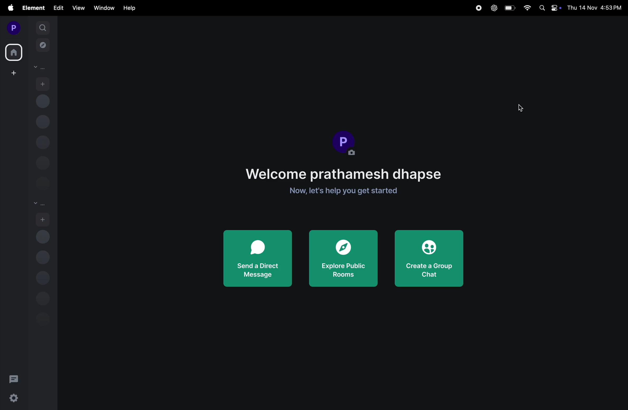 The height and width of the screenshot is (410, 628). What do you see at coordinates (343, 178) in the screenshot?
I see `Welcome prathamesh dhapse
Now, let's help you get started` at bounding box center [343, 178].